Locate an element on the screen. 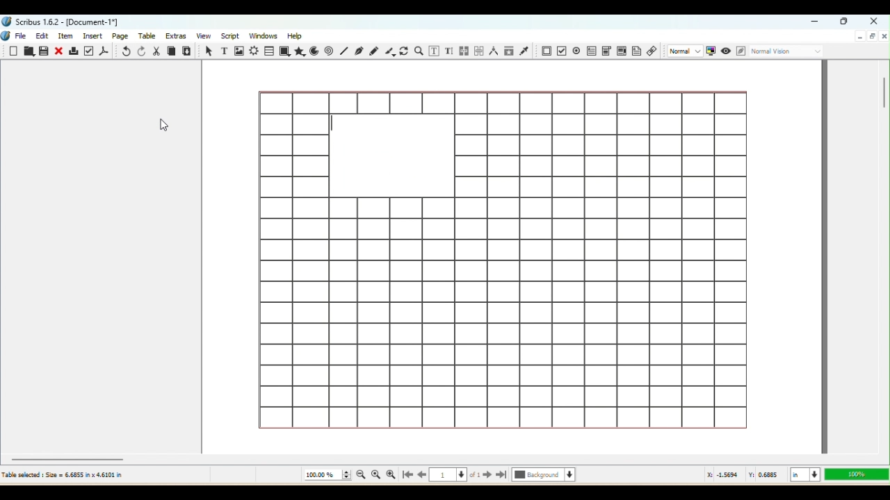  Item is located at coordinates (68, 36).